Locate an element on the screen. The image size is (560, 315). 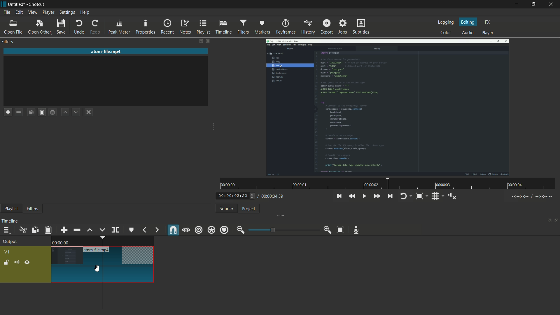
record audio is located at coordinates (356, 231).